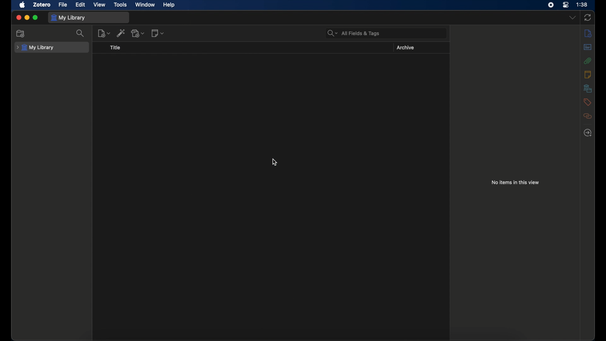 The width and height of the screenshot is (606, 341). Describe the element at coordinates (158, 33) in the screenshot. I see `new notes` at that location.